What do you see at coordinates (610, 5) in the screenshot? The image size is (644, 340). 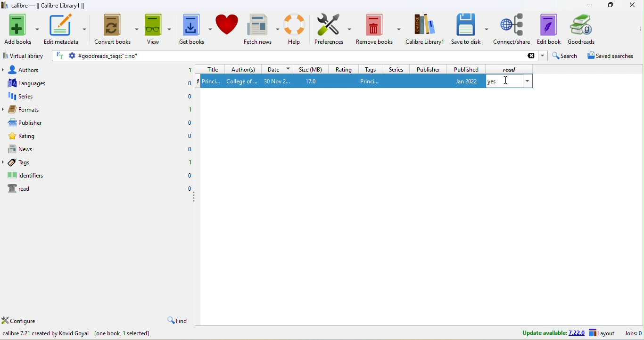 I see `resize` at bounding box center [610, 5].